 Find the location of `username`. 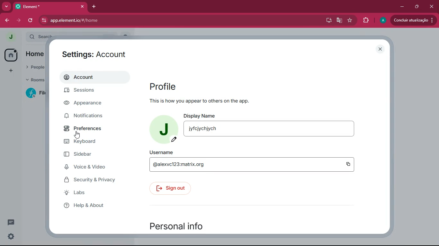

username is located at coordinates (160, 152).